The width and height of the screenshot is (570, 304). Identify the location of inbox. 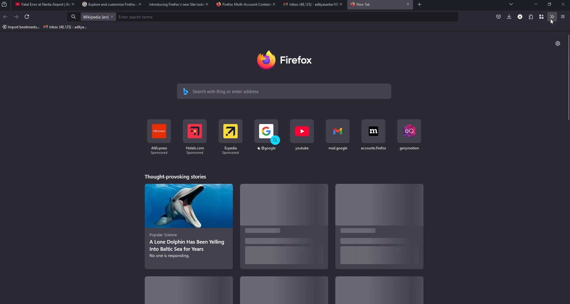
(66, 27).